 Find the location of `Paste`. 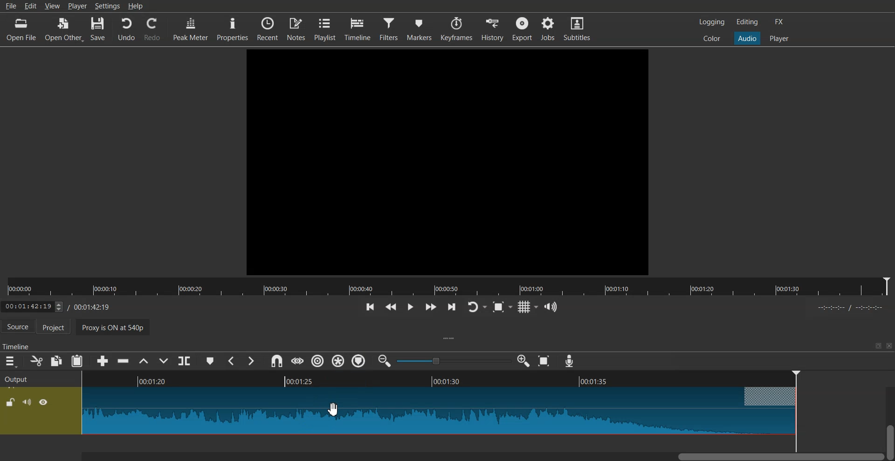

Paste is located at coordinates (77, 361).